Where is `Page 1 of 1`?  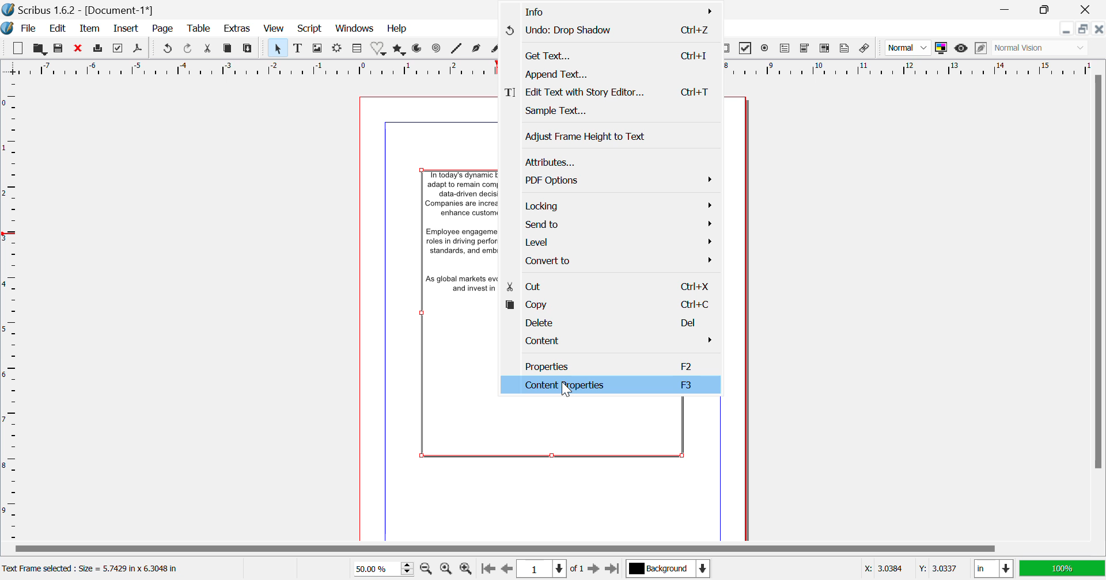 Page 1 of 1 is located at coordinates (552, 570).